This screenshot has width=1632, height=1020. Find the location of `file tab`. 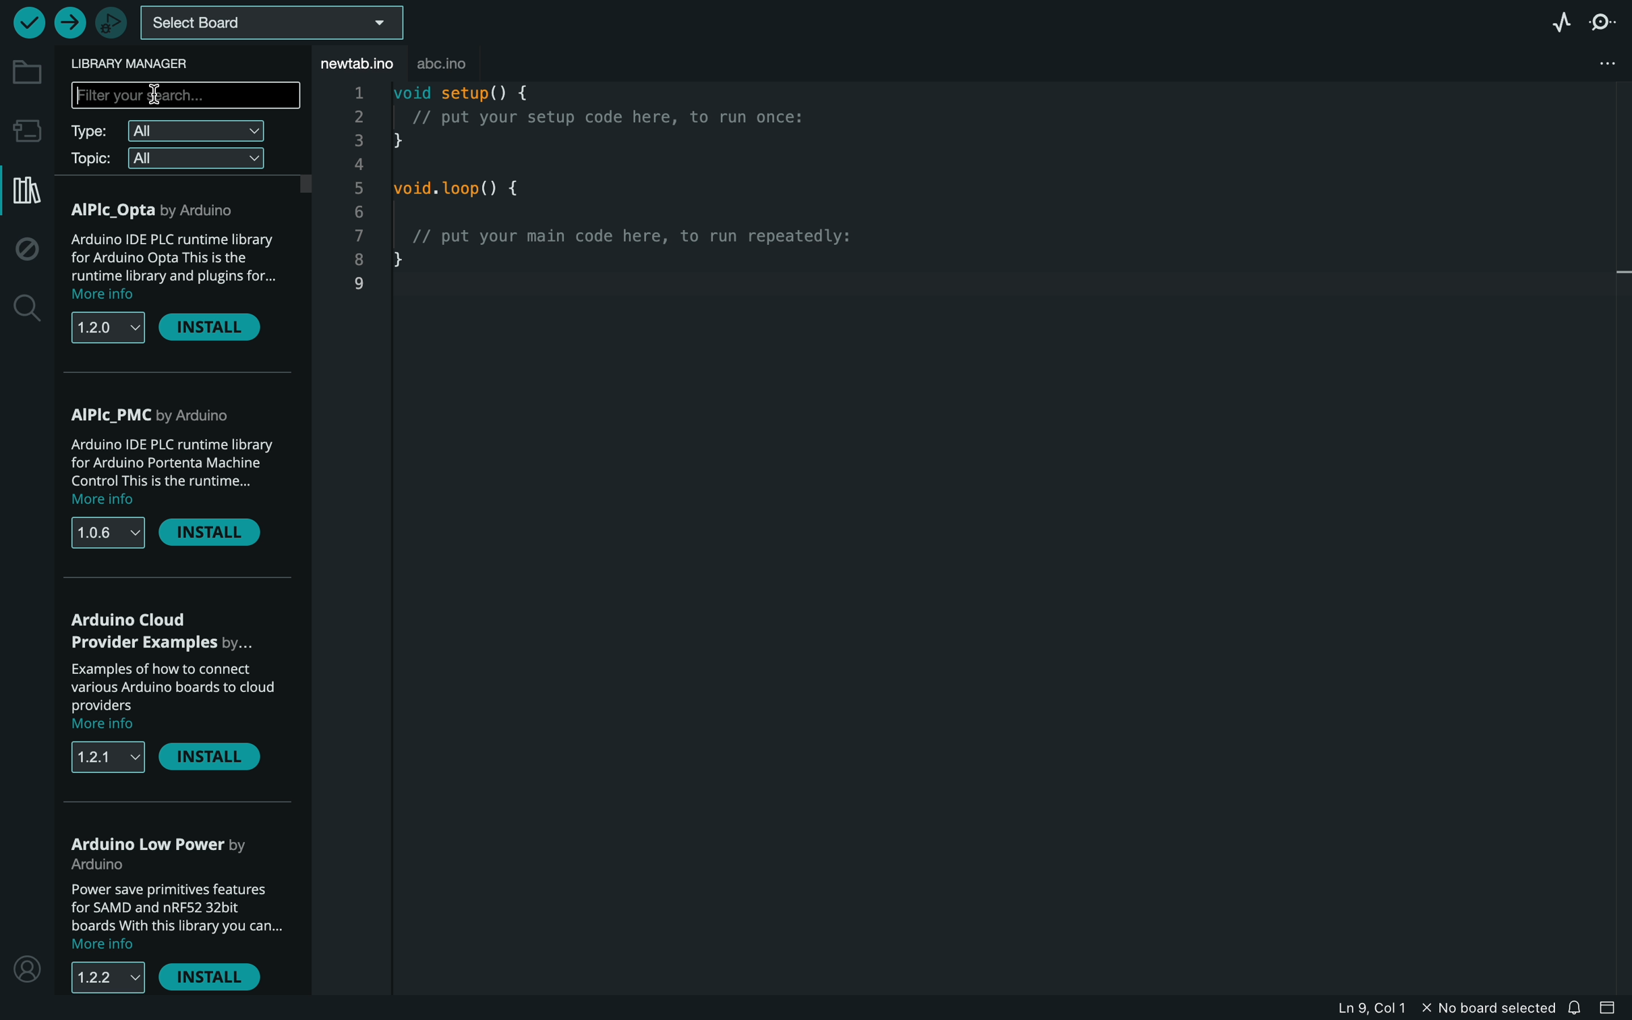

file tab is located at coordinates (359, 63).